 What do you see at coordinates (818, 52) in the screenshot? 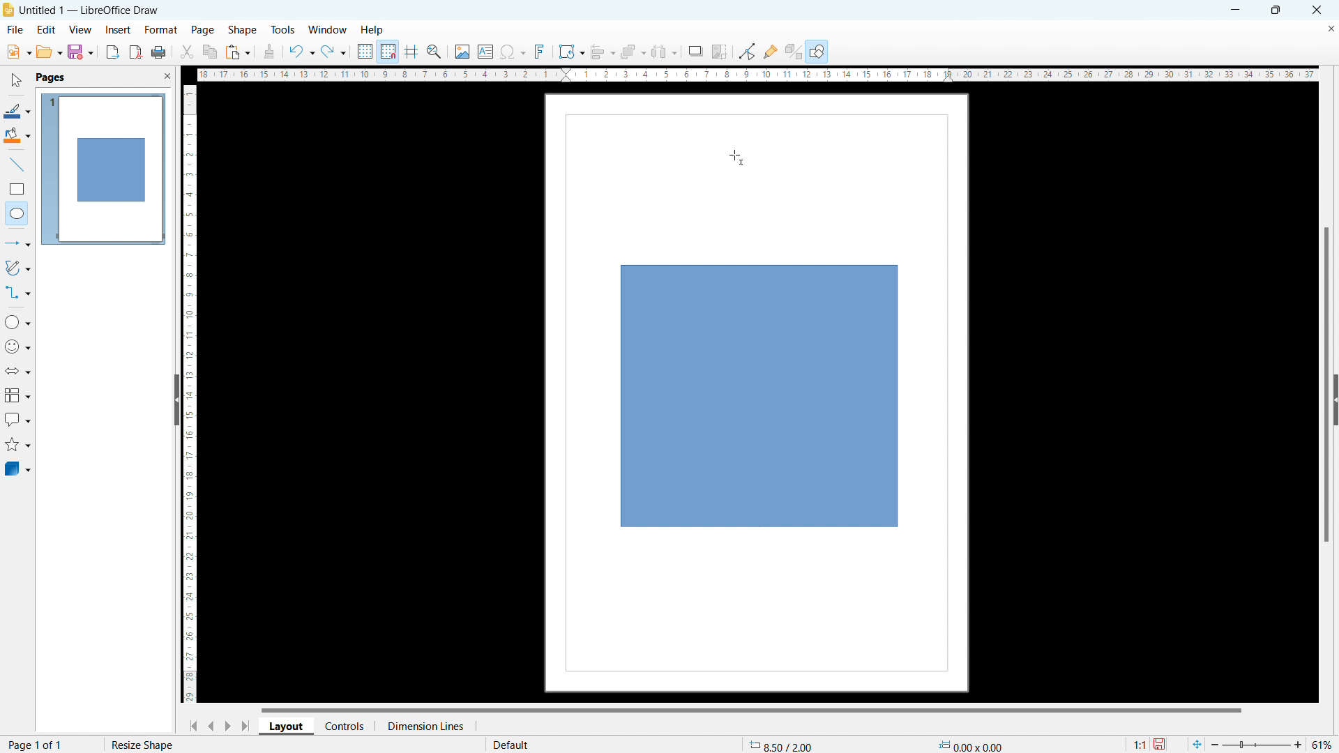
I see `show draw functions` at bounding box center [818, 52].